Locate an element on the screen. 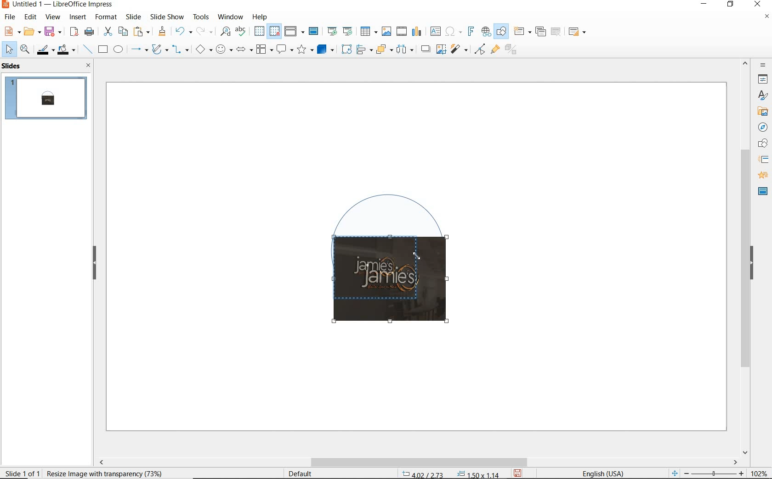 Image resolution: width=772 pixels, height=479 pixels. animation is located at coordinates (761, 176).